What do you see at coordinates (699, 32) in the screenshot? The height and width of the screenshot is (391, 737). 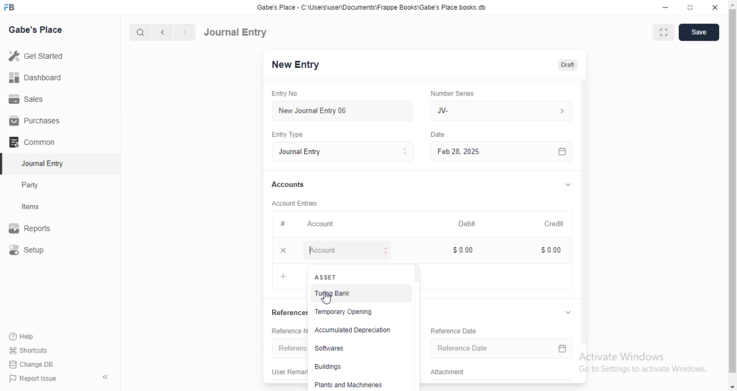 I see `save` at bounding box center [699, 32].